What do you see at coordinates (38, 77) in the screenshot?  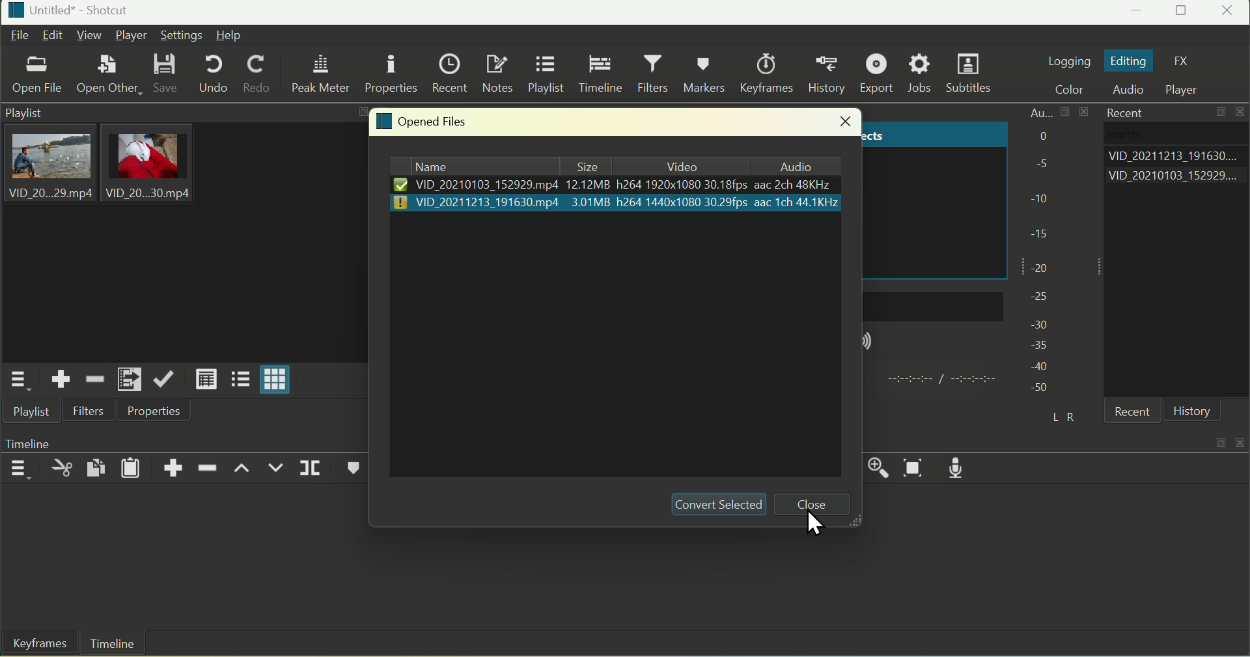 I see `Open File` at bounding box center [38, 77].